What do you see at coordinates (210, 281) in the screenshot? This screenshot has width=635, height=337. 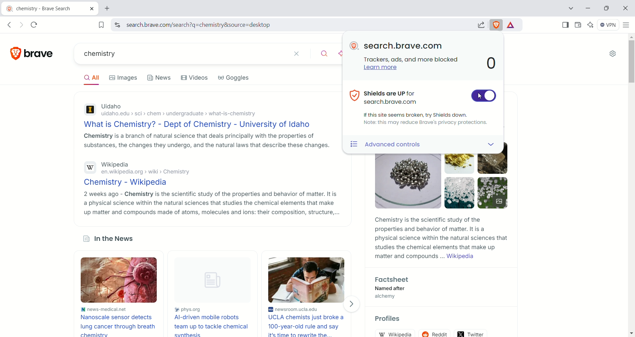 I see `blank thumbnail` at bounding box center [210, 281].